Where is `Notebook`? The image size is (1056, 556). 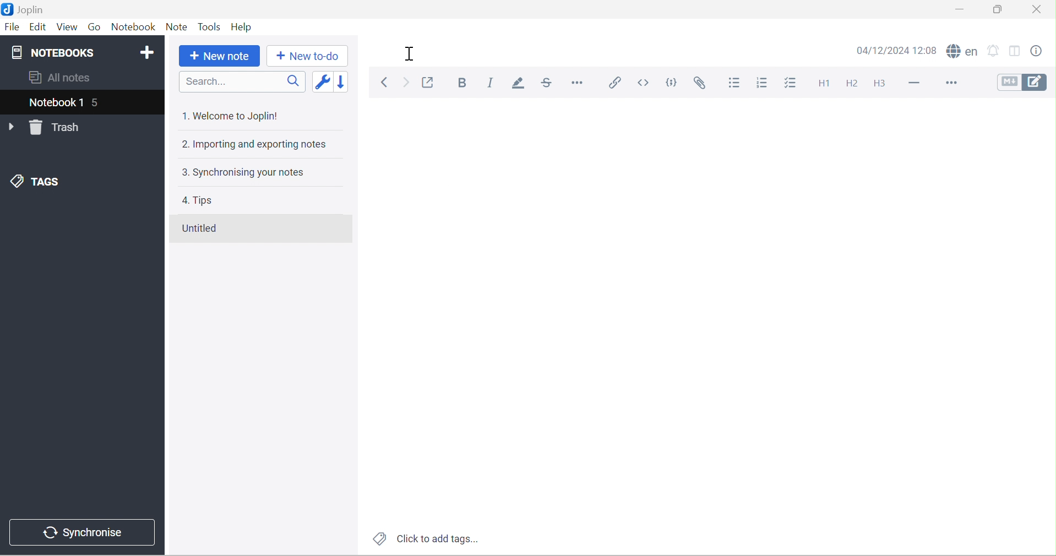
Notebook is located at coordinates (135, 28).